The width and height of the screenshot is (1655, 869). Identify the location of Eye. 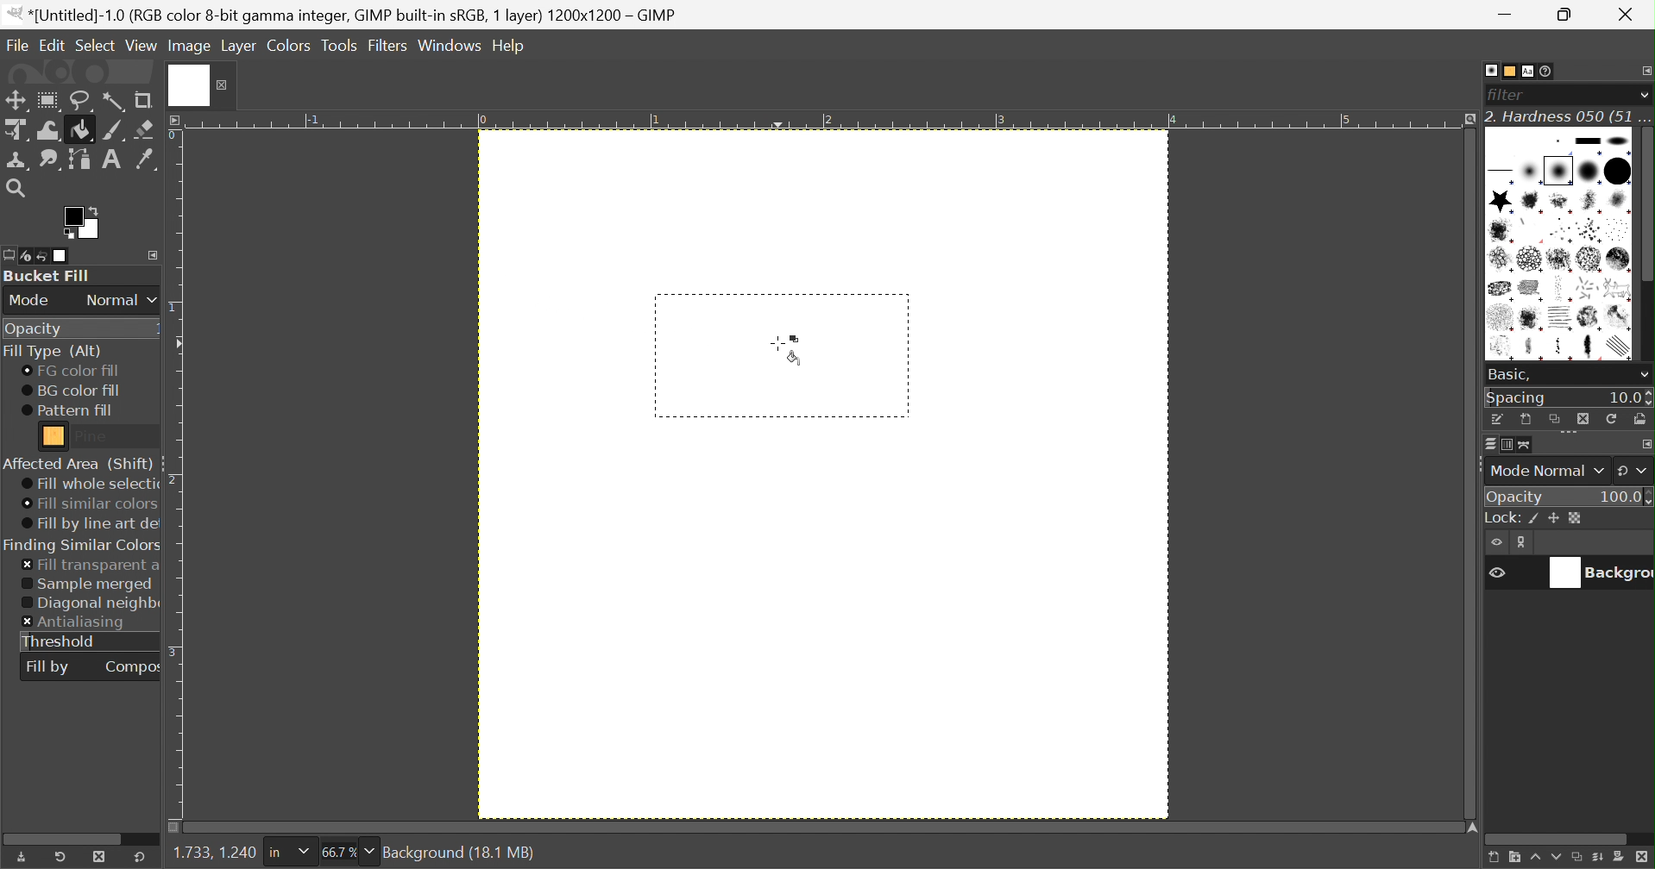
(1498, 542).